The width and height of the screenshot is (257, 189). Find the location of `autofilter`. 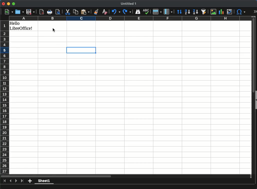

autofilter is located at coordinates (203, 11).